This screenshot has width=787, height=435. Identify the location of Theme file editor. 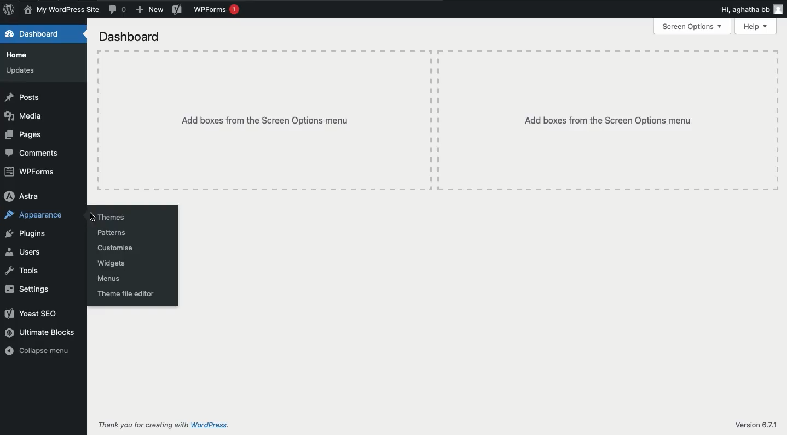
(125, 293).